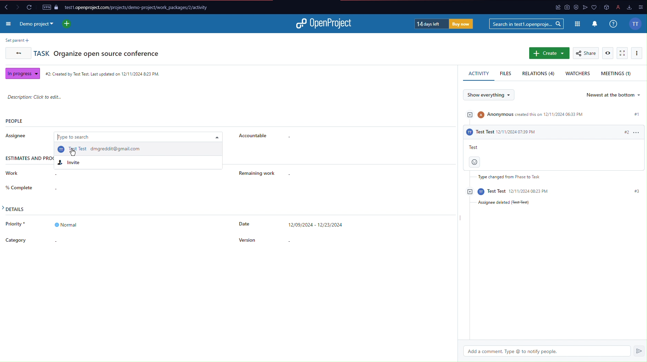 This screenshot has height=362, width=647. I want to click on Emoji button, so click(475, 162).